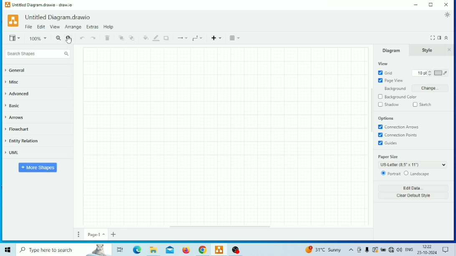 This screenshot has width=456, height=256. I want to click on Insert, so click(218, 37).